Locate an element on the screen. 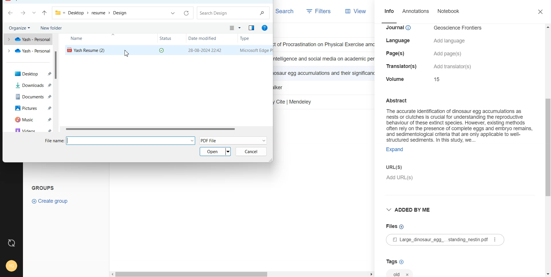 The width and height of the screenshot is (551, 277). Added by me is located at coordinates (410, 210).